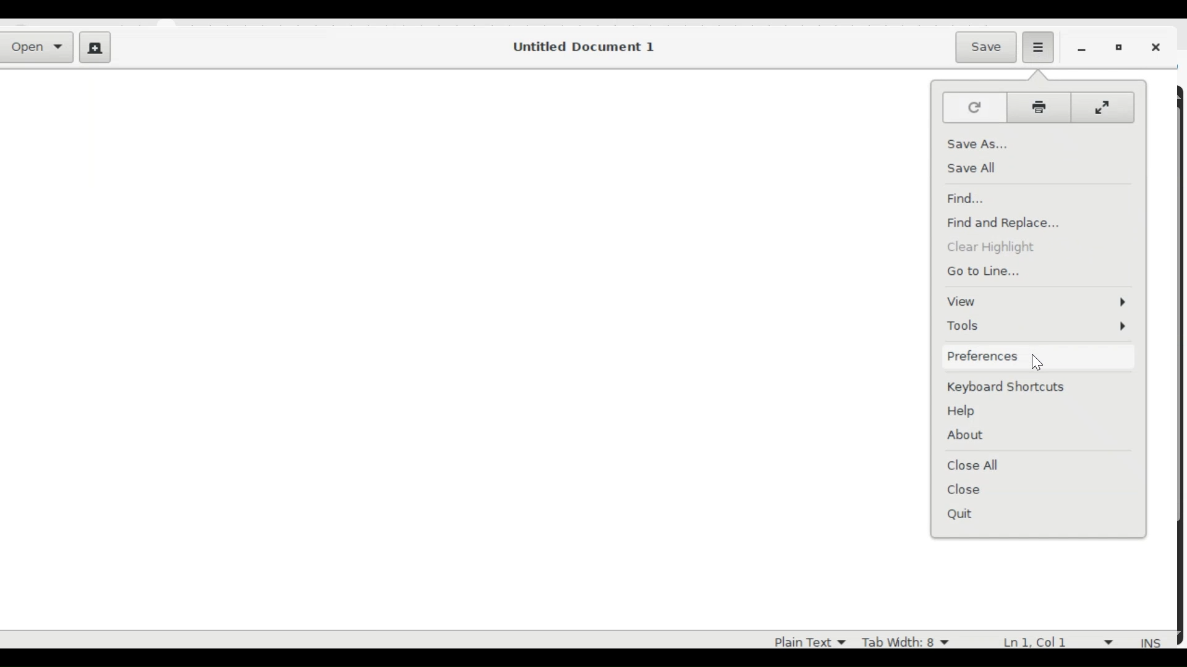 This screenshot has height=667, width=1187. What do you see at coordinates (967, 435) in the screenshot?
I see `About` at bounding box center [967, 435].